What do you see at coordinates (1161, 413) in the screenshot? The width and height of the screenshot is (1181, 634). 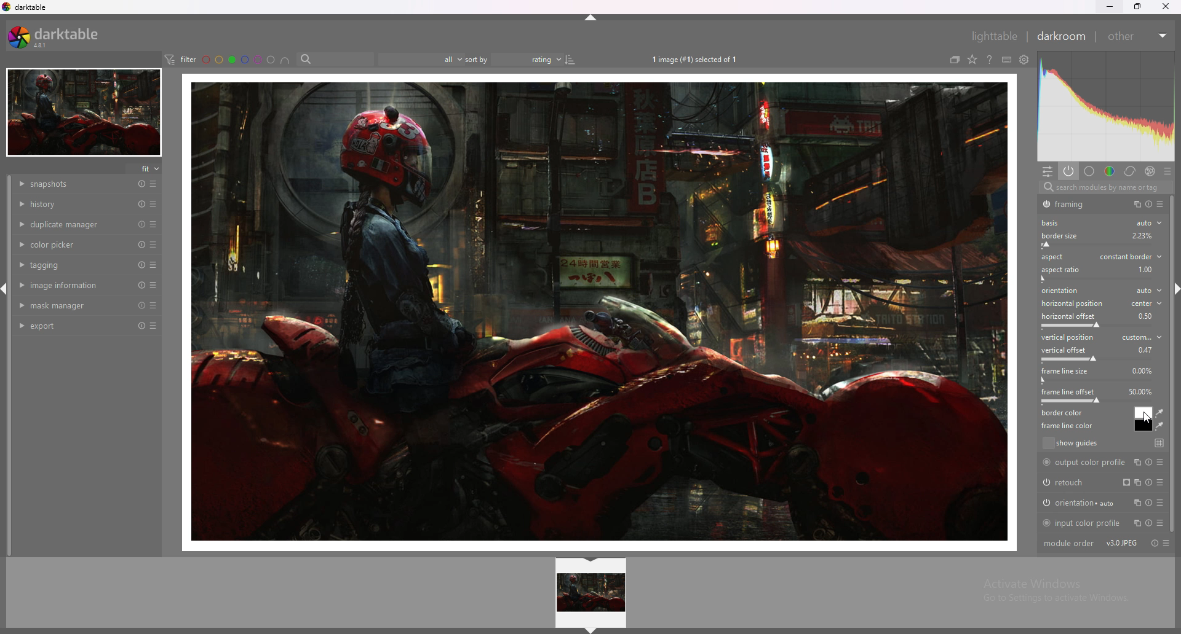 I see `waterdrop` at bounding box center [1161, 413].